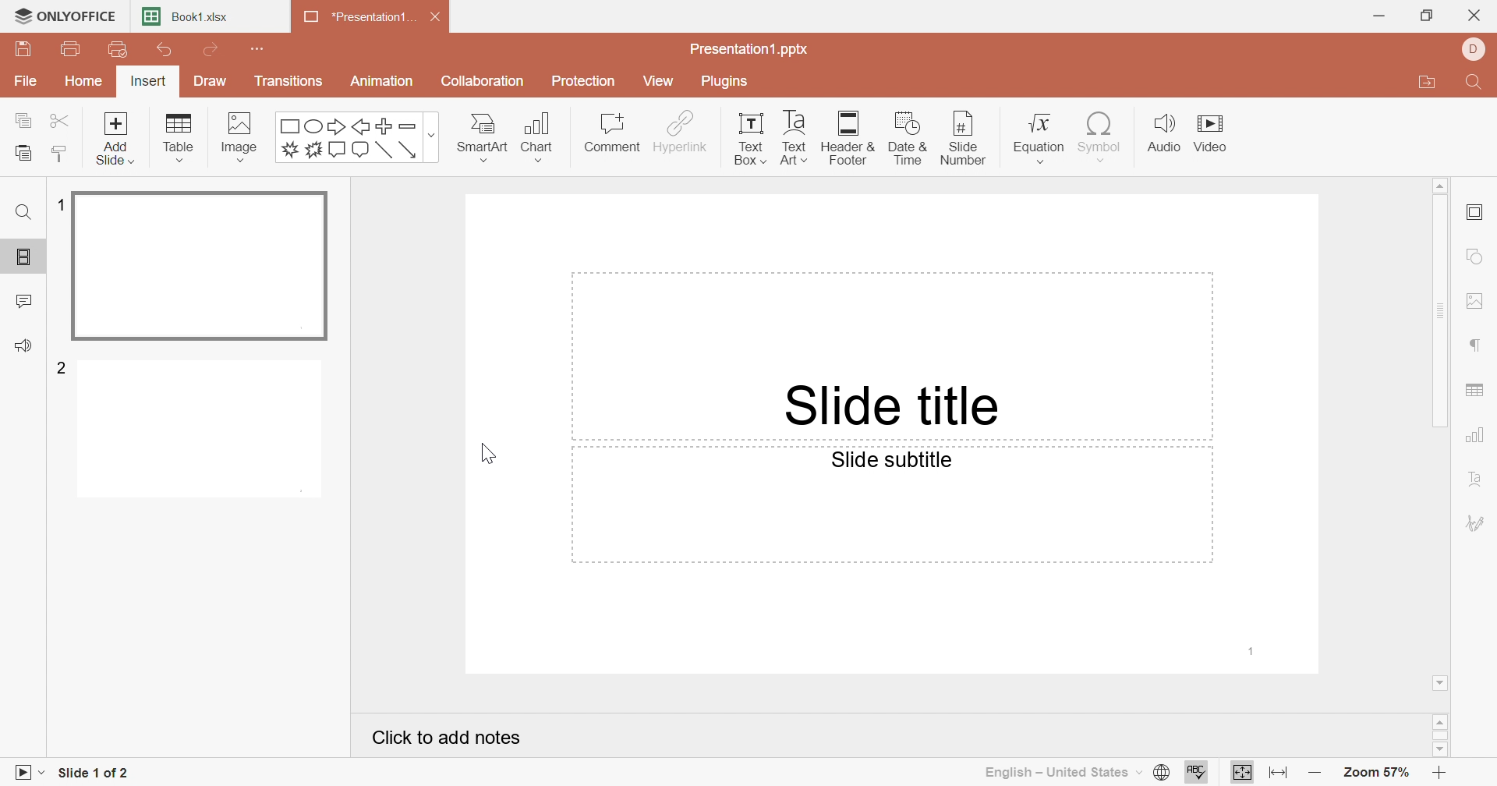 This screenshot has height=786, width=1497. Describe the element at coordinates (1437, 748) in the screenshot. I see `Scroll Down` at that location.